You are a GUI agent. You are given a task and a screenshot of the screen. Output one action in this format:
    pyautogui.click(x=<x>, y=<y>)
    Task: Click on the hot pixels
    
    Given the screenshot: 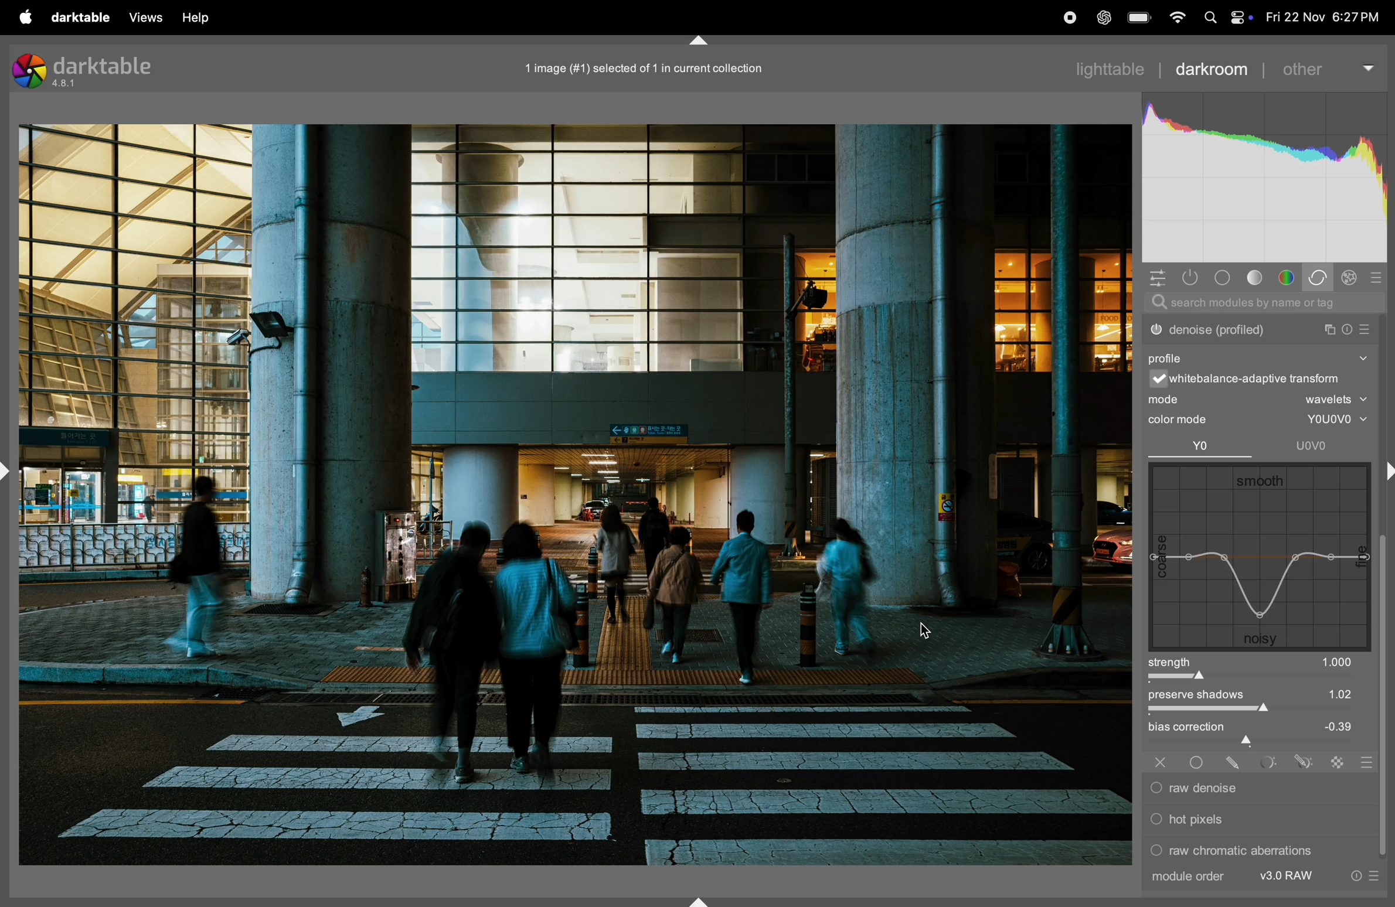 What is the action you would take?
    pyautogui.click(x=1240, y=819)
    